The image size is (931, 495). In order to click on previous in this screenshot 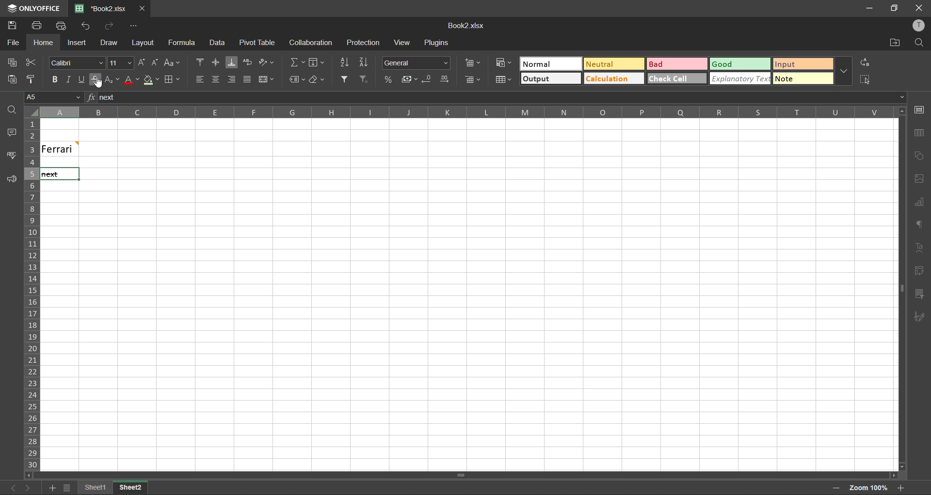, I will do `click(9, 488)`.